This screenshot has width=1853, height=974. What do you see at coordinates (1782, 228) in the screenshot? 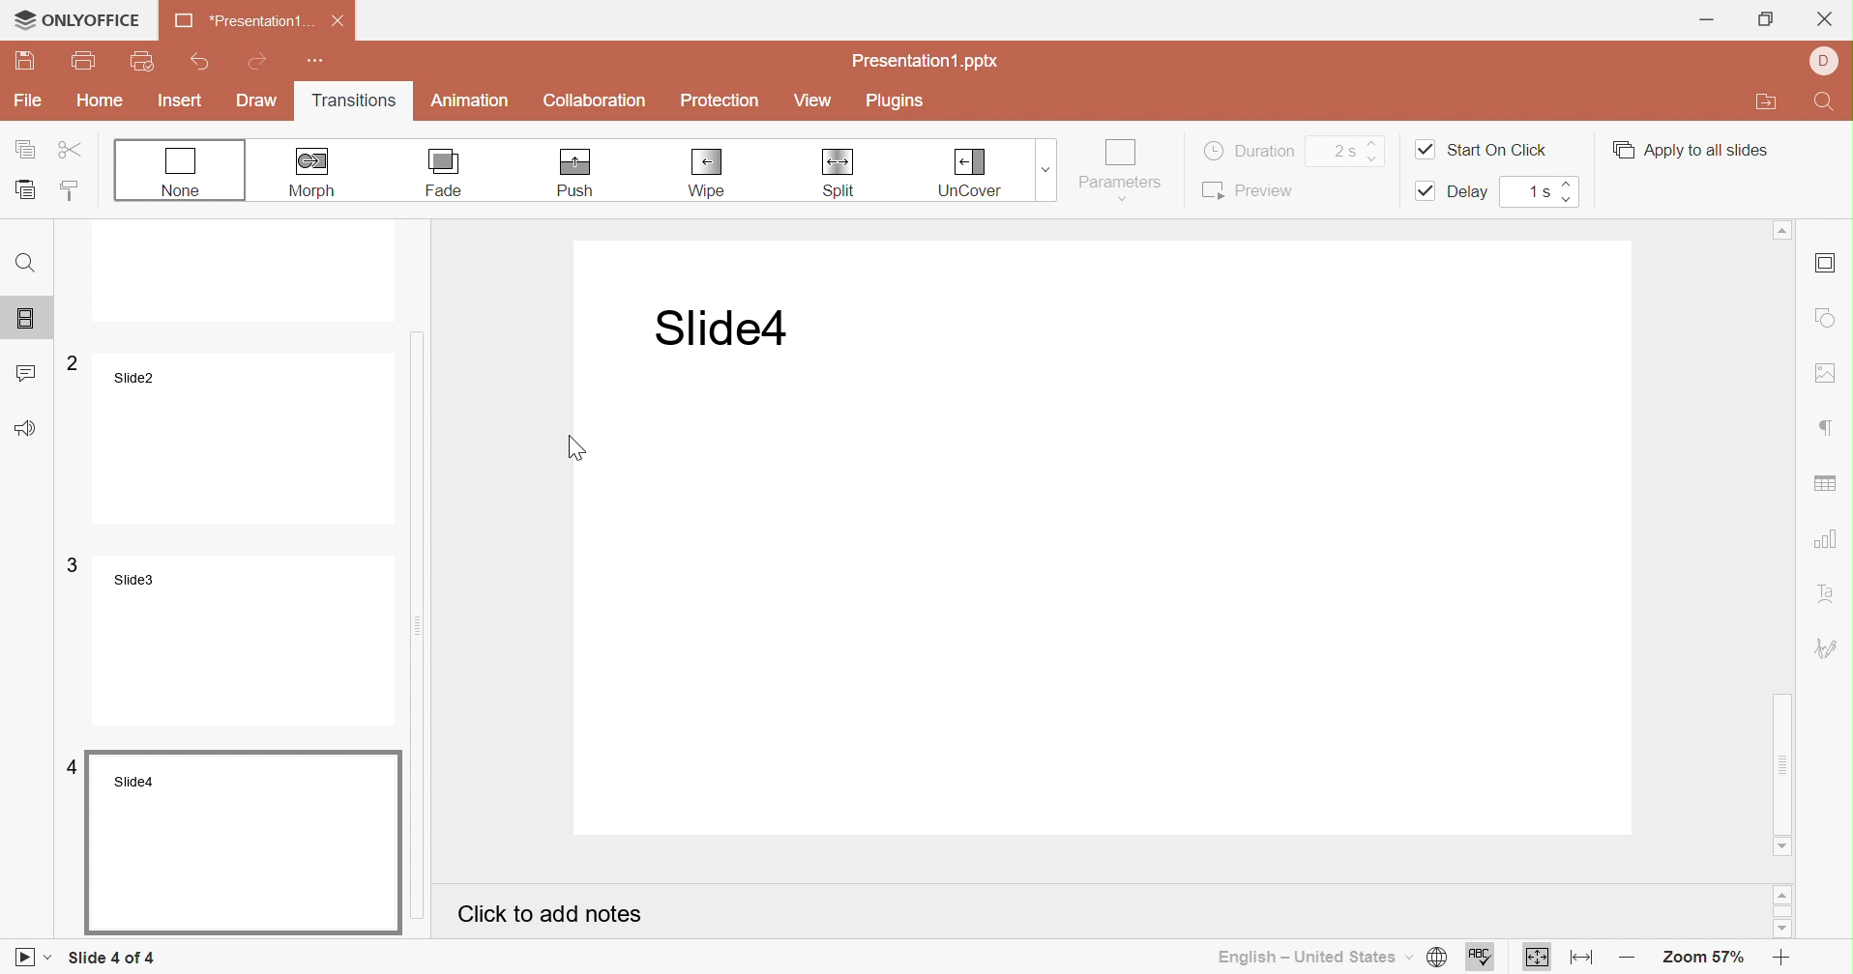
I see `Scroll up` at bounding box center [1782, 228].